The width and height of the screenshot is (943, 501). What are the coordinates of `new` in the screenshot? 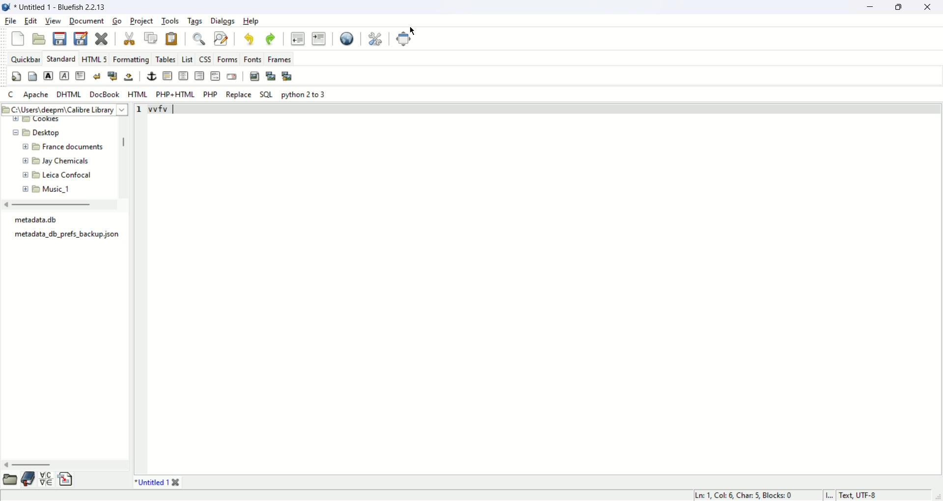 It's located at (18, 39).